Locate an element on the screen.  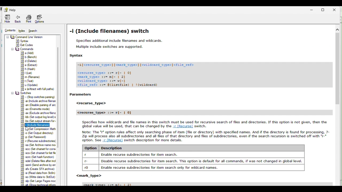
Close  is located at coordinates (335, 10).